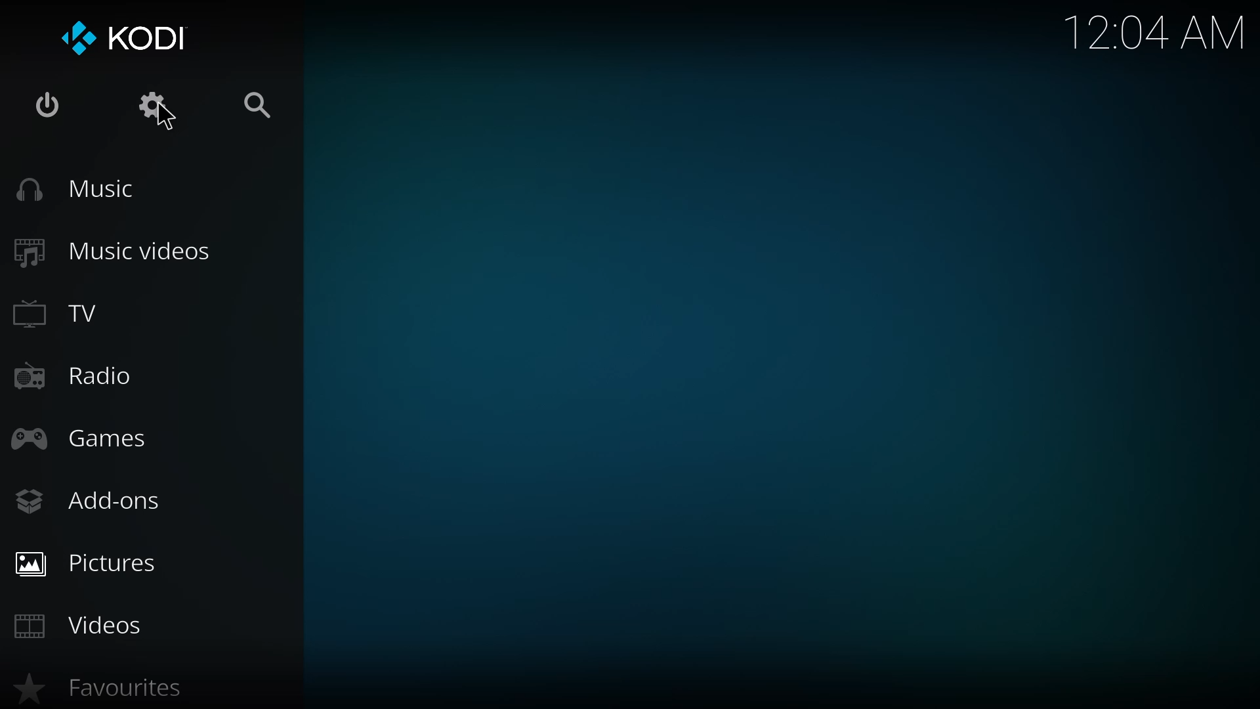 This screenshot has width=1260, height=709. Describe the element at coordinates (77, 376) in the screenshot. I see `radio` at that location.